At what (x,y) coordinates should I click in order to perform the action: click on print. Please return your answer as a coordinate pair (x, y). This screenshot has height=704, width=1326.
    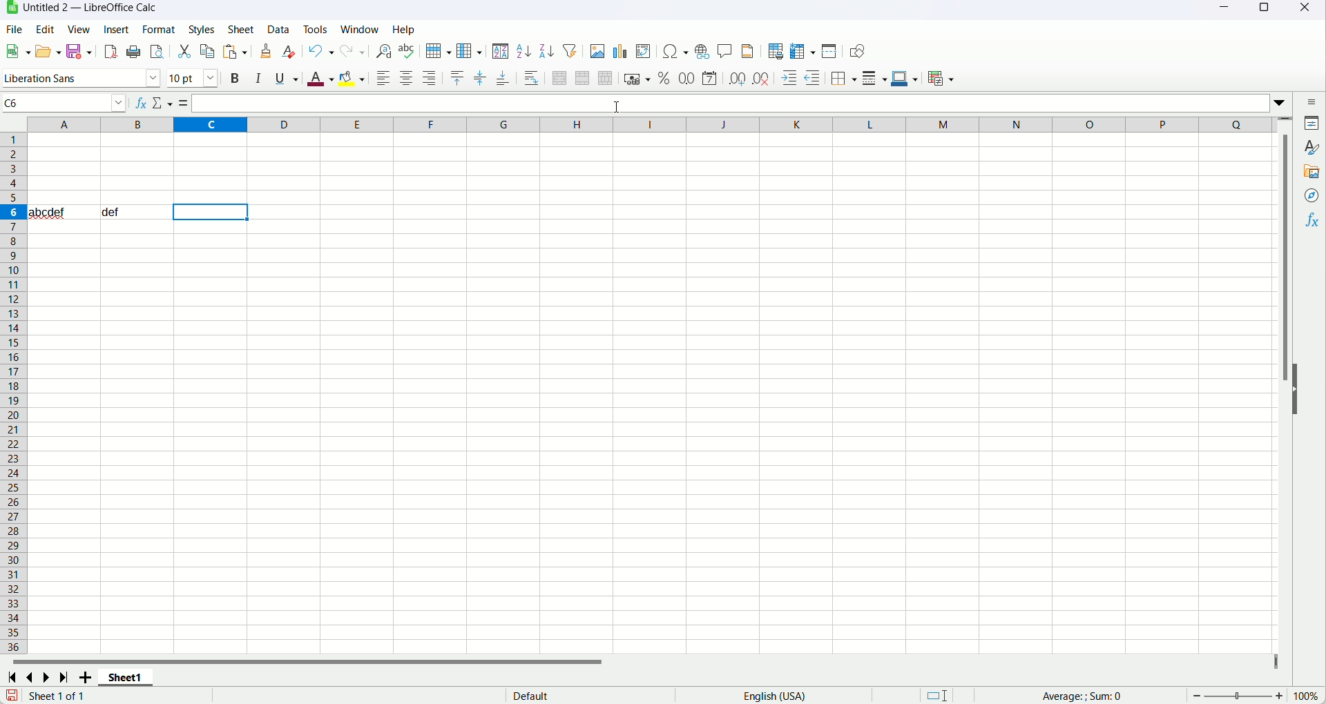
    Looking at the image, I should click on (134, 51).